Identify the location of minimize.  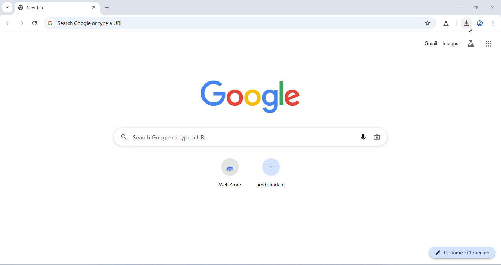
(459, 8).